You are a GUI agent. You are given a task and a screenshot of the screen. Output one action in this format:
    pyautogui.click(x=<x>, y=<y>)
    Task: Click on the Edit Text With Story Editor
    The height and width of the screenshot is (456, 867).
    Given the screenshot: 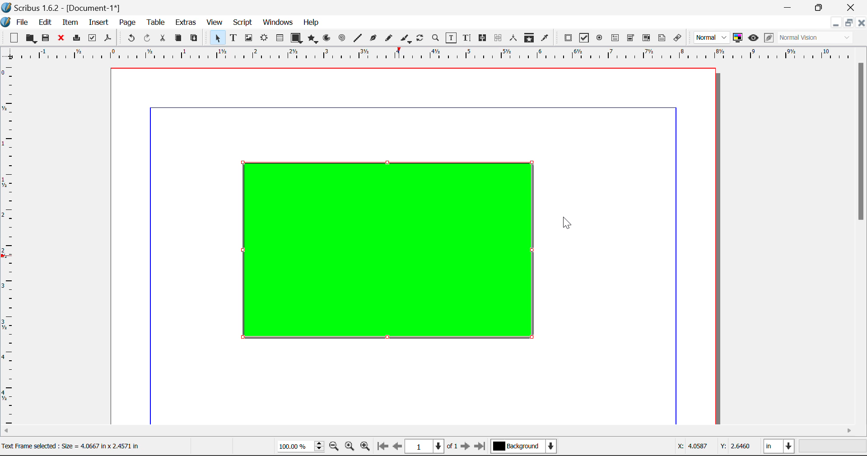 What is the action you would take?
    pyautogui.click(x=466, y=38)
    